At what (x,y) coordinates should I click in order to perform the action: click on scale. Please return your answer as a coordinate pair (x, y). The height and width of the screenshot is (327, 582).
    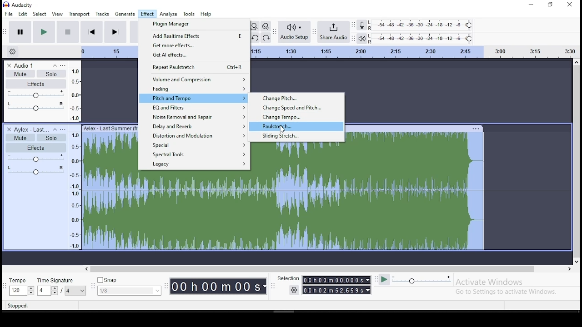
    Looking at the image, I should click on (75, 155).